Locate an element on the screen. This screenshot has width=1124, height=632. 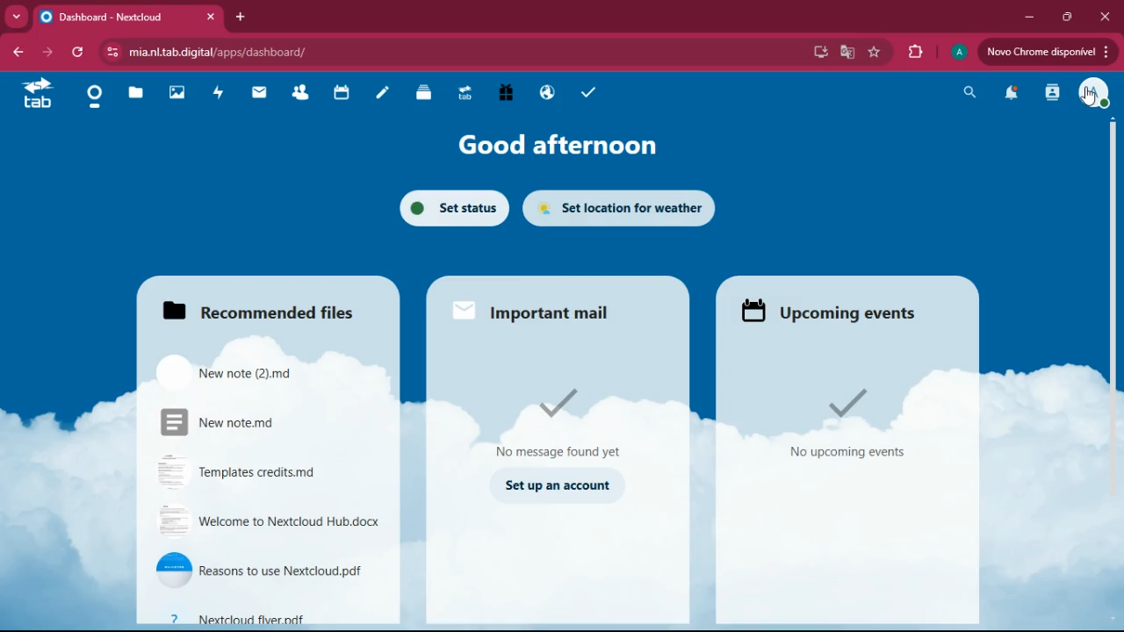
home is located at coordinates (96, 98).